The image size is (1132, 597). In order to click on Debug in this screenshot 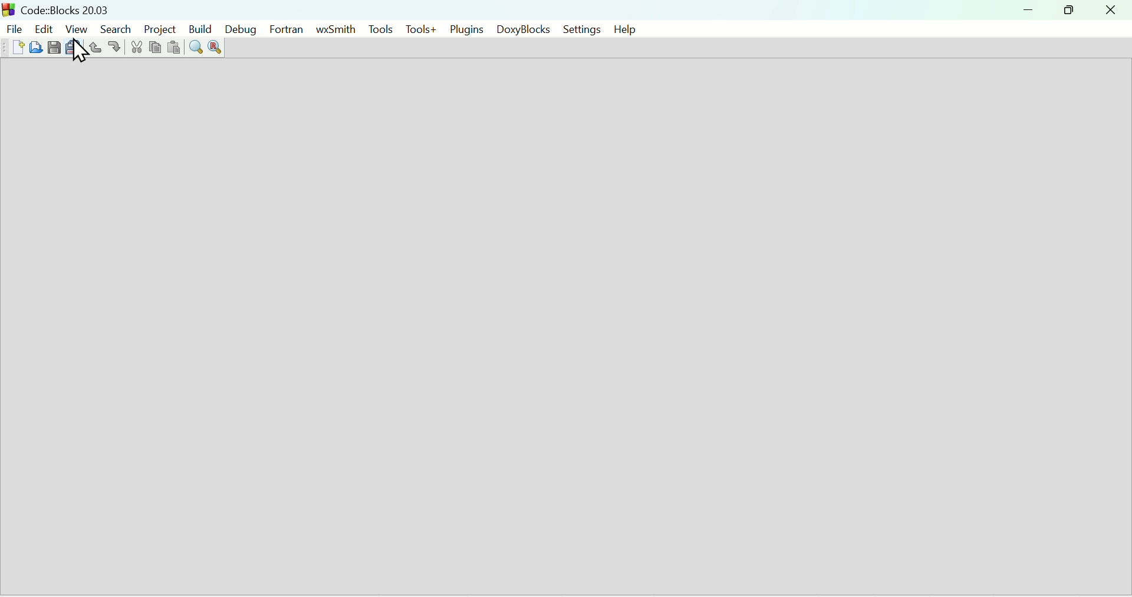, I will do `click(239, 29)`.